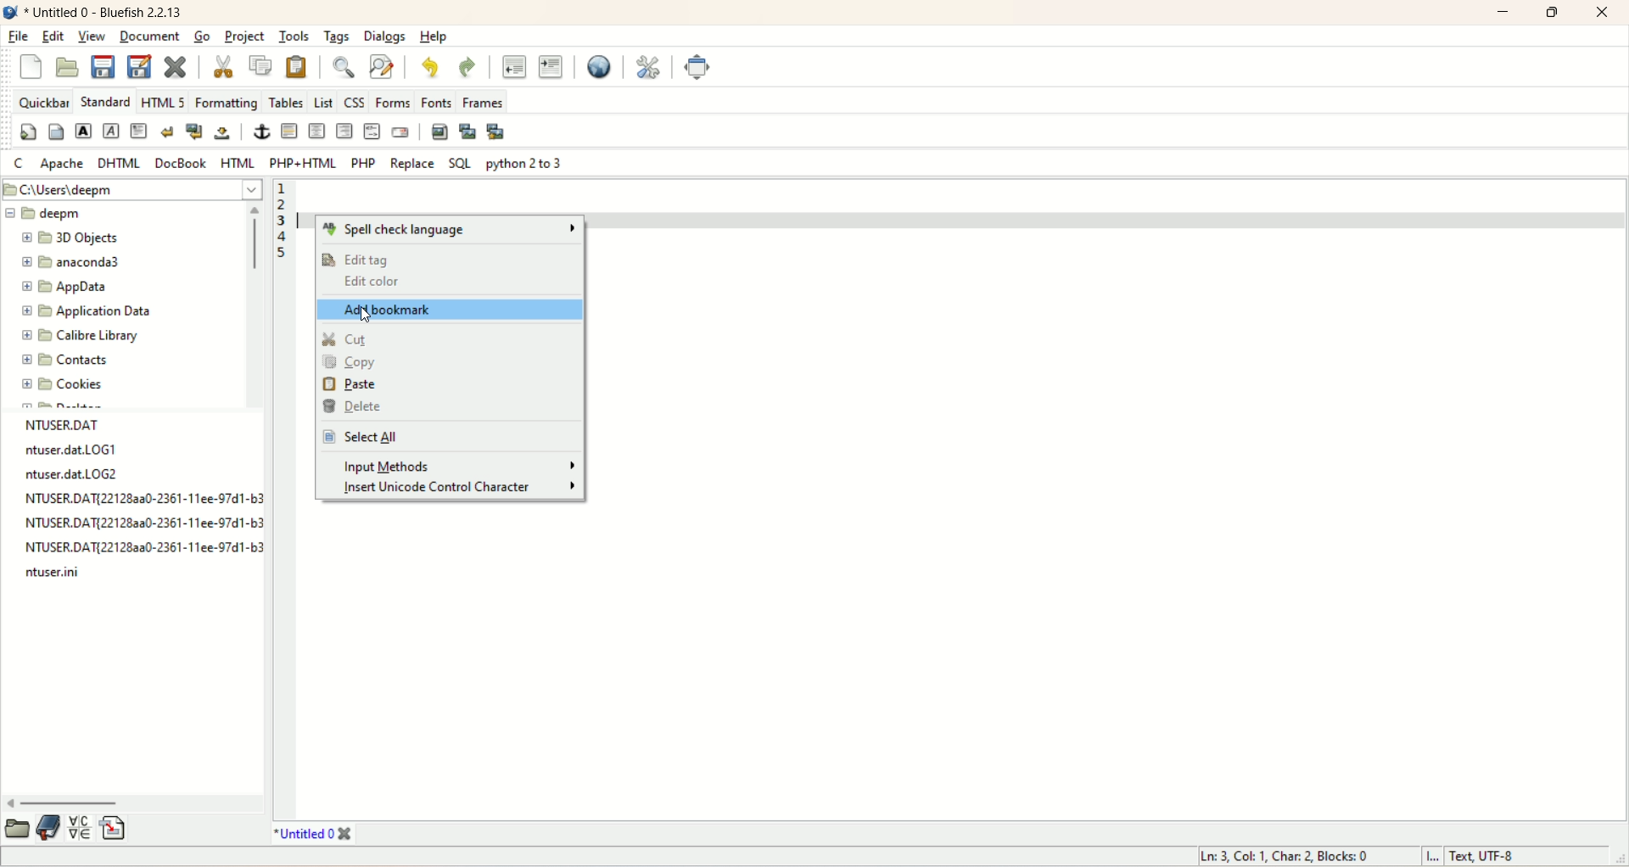  Describe the element at coordinates (435, 102) in the screenshot. I see `fonts` at that location.